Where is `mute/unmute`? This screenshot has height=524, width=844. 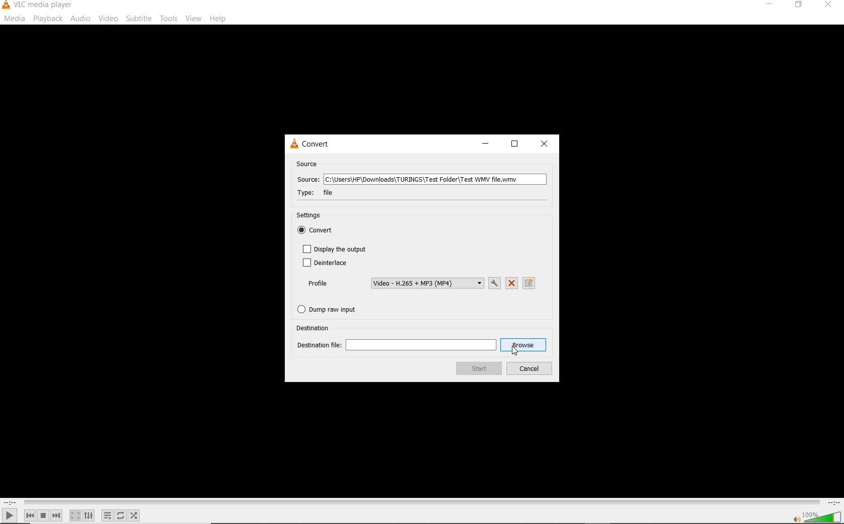 mute/unmute is located at coordinates (796, 518).